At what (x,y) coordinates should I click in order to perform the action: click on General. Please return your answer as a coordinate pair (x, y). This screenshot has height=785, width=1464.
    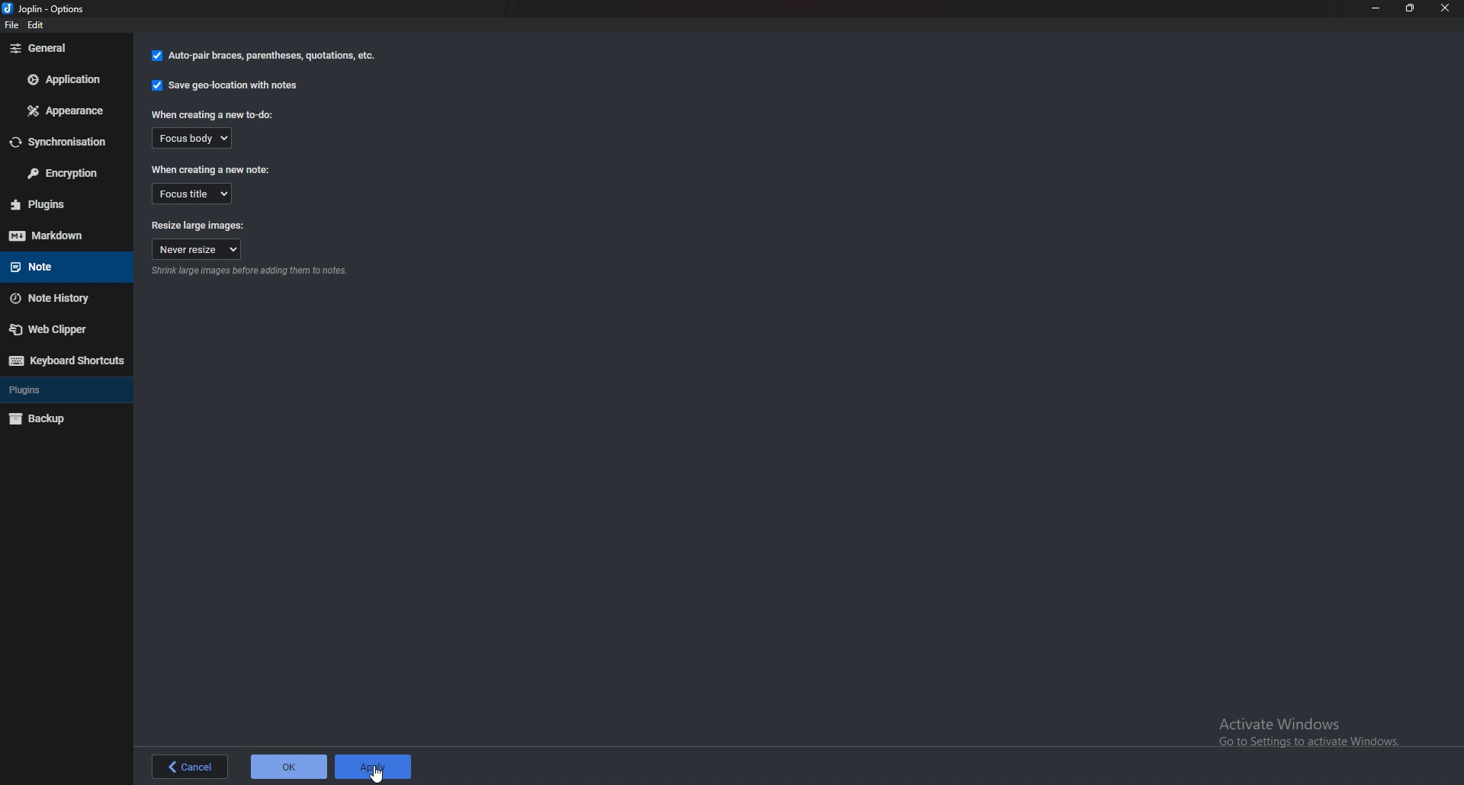
    Looking at the image, I should click on (66, 47).